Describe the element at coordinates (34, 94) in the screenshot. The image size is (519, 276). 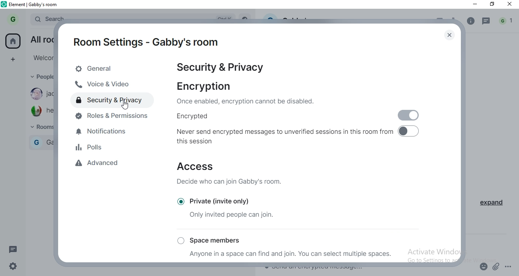
I see `Profile image` at that location.